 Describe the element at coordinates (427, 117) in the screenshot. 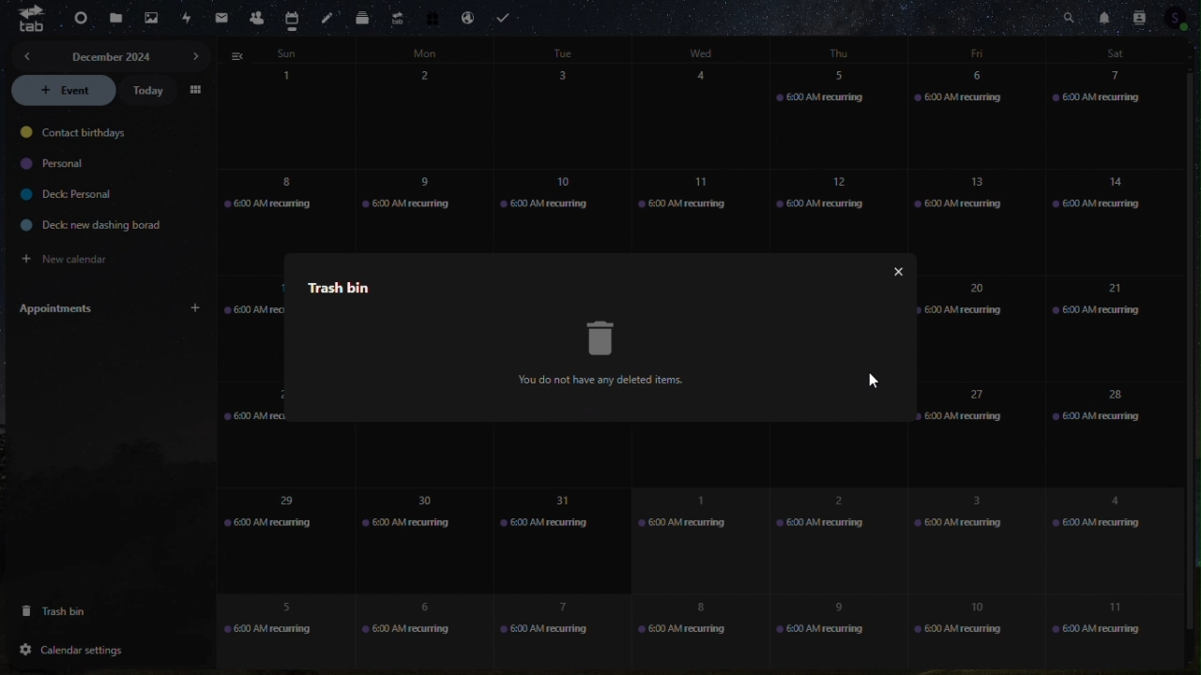

I see `2` at that location.